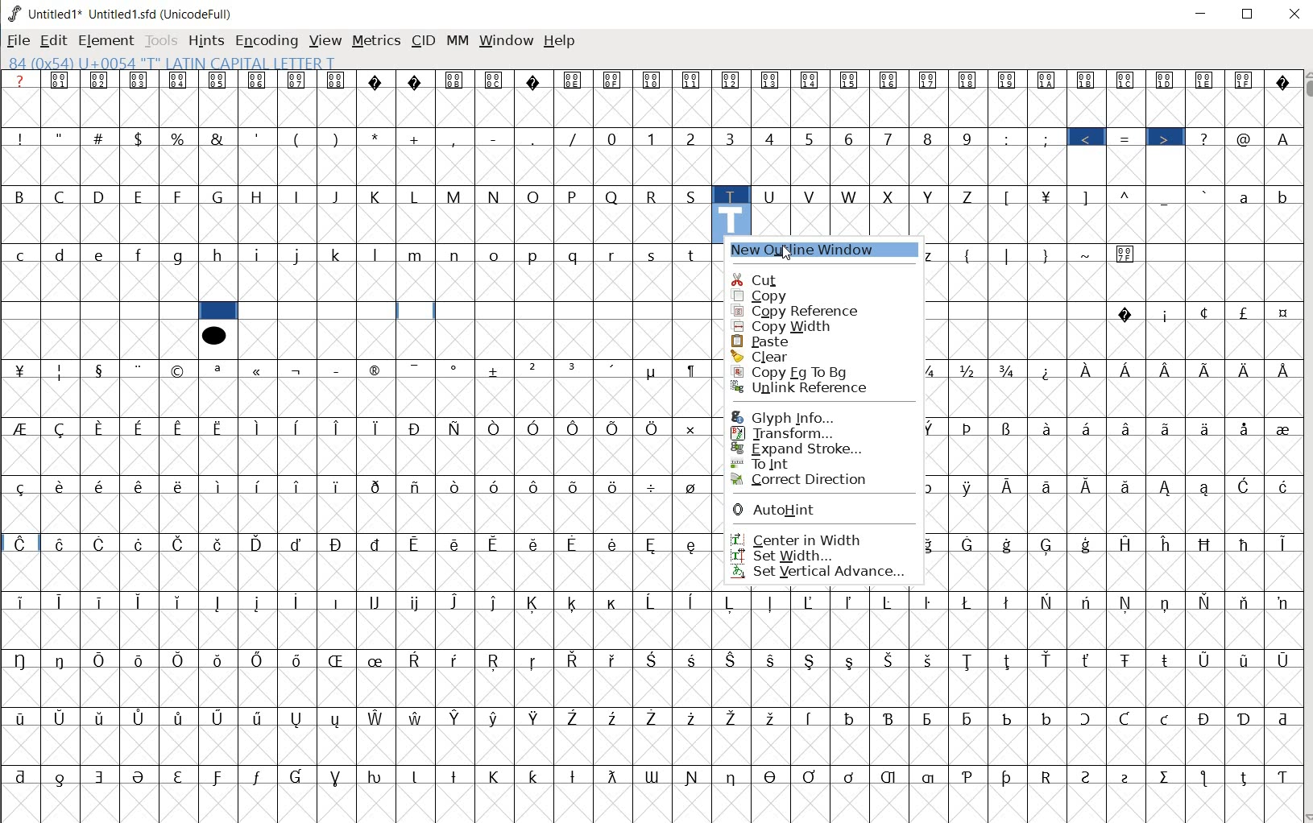 This screenshot has width=1313, height=823. Describe the element at coordinates (615, 544) in the screenshot. I see `Symbol` at that location.